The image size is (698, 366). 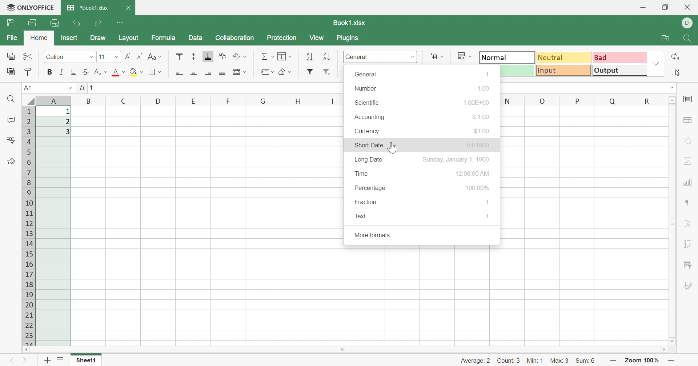 What do you see at coordinates (564, 58) in the screenshot?
I see `Neutral` at bounding box center [564, 58].